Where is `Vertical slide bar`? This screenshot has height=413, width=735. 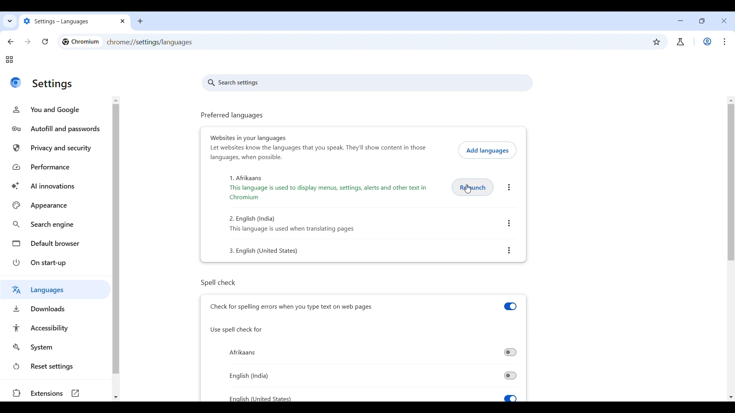
Vertical slide bar is located at coordinates (117, 240).